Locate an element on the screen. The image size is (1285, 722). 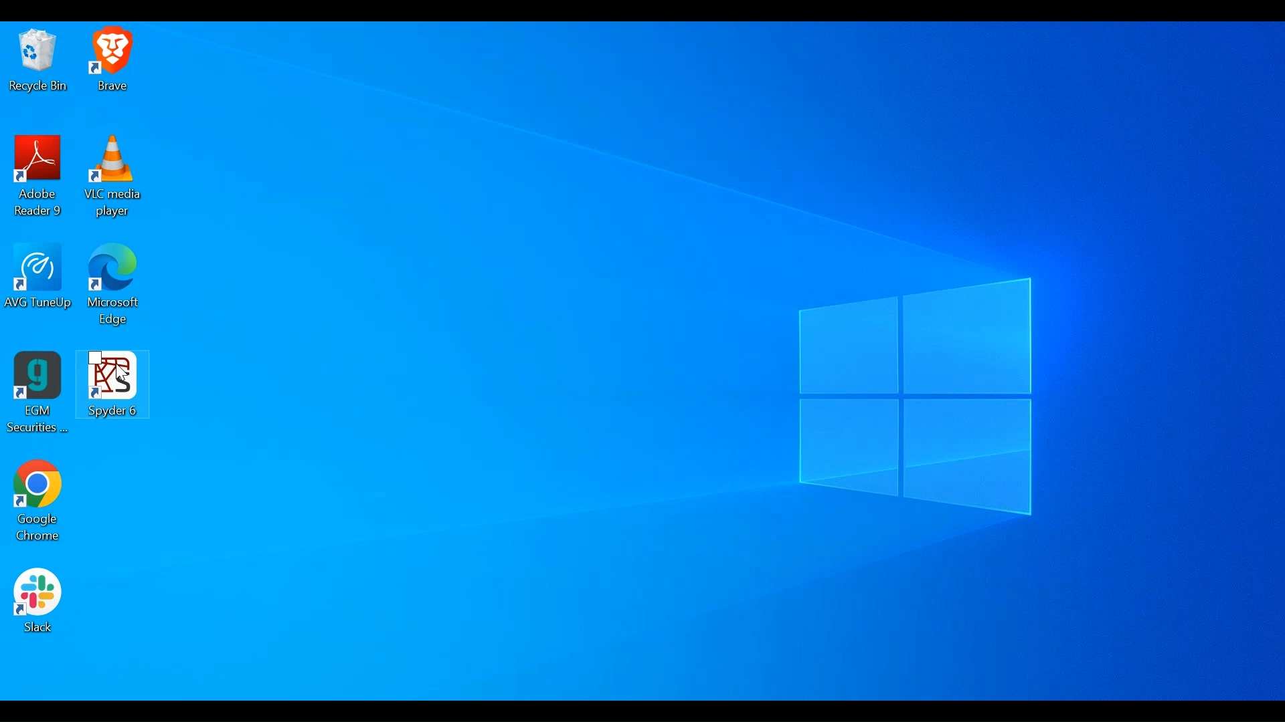
Brave Desktop Icon is located at coordinates (109, 62).